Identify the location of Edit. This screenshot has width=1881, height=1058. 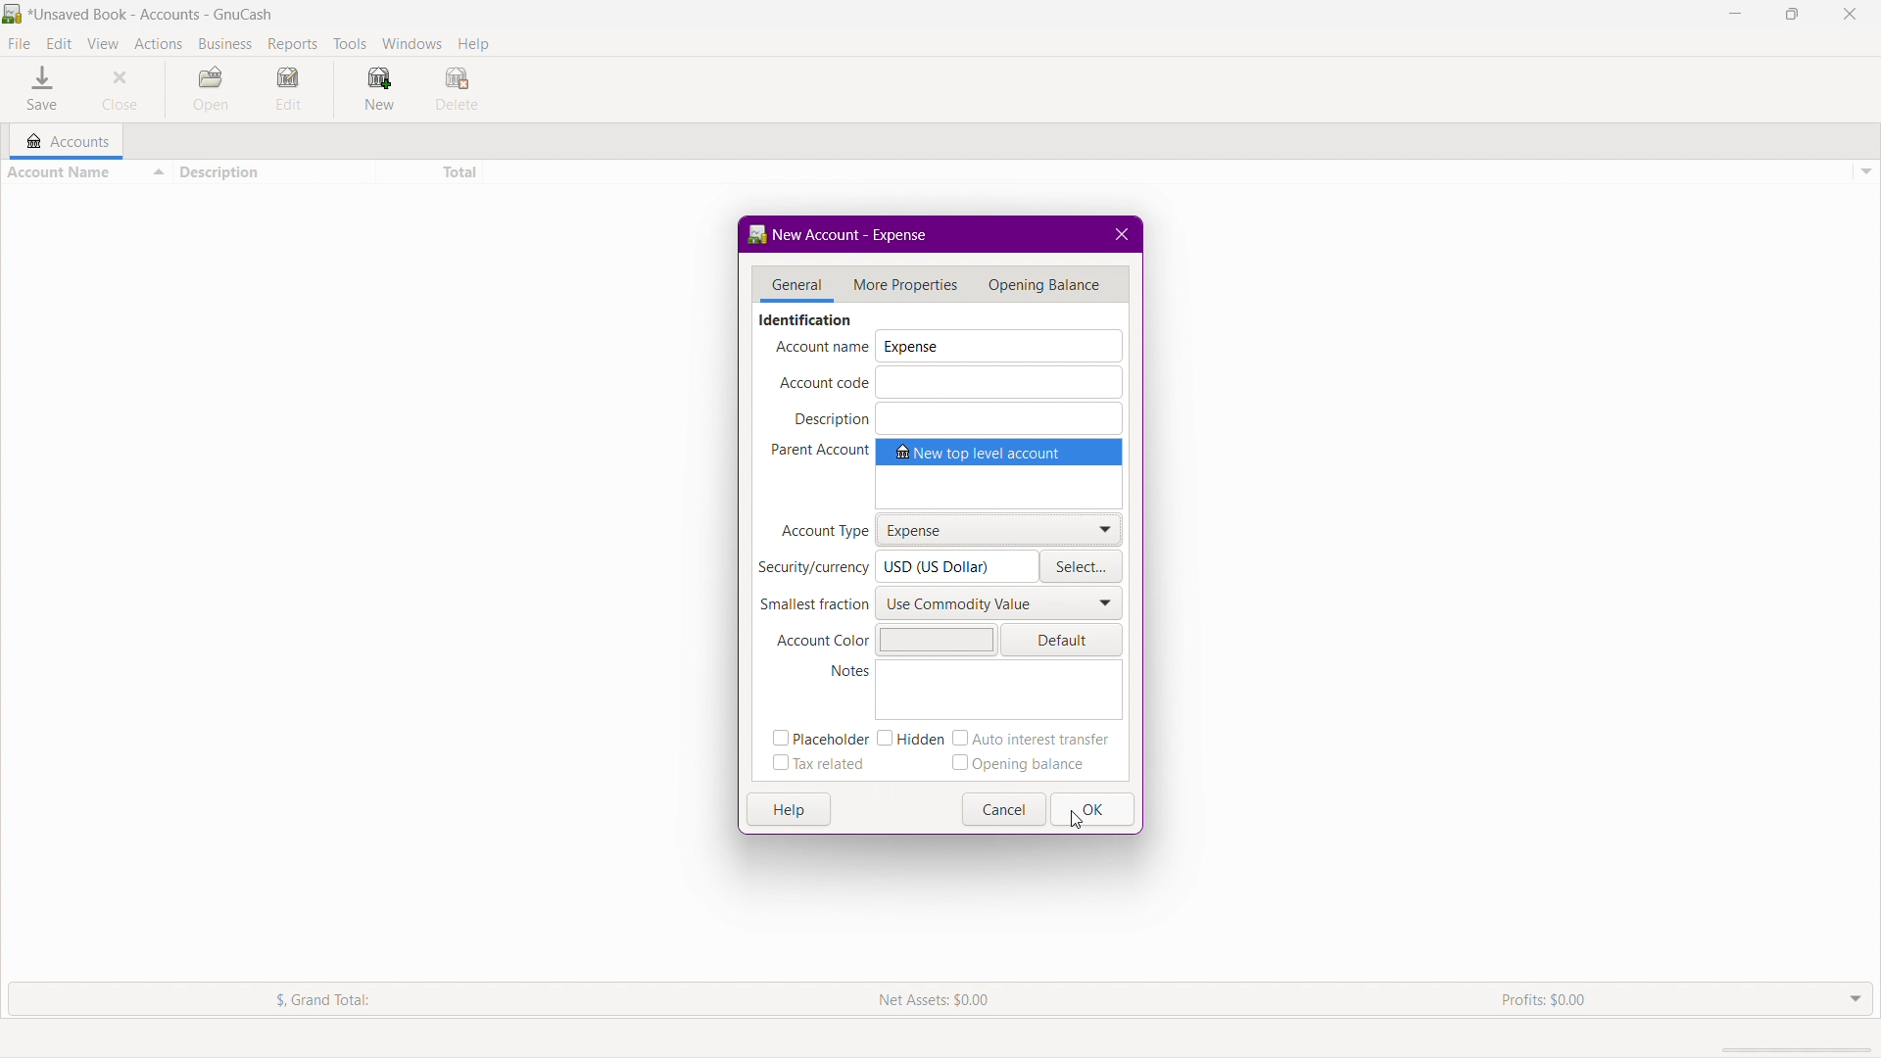
(63, 41).